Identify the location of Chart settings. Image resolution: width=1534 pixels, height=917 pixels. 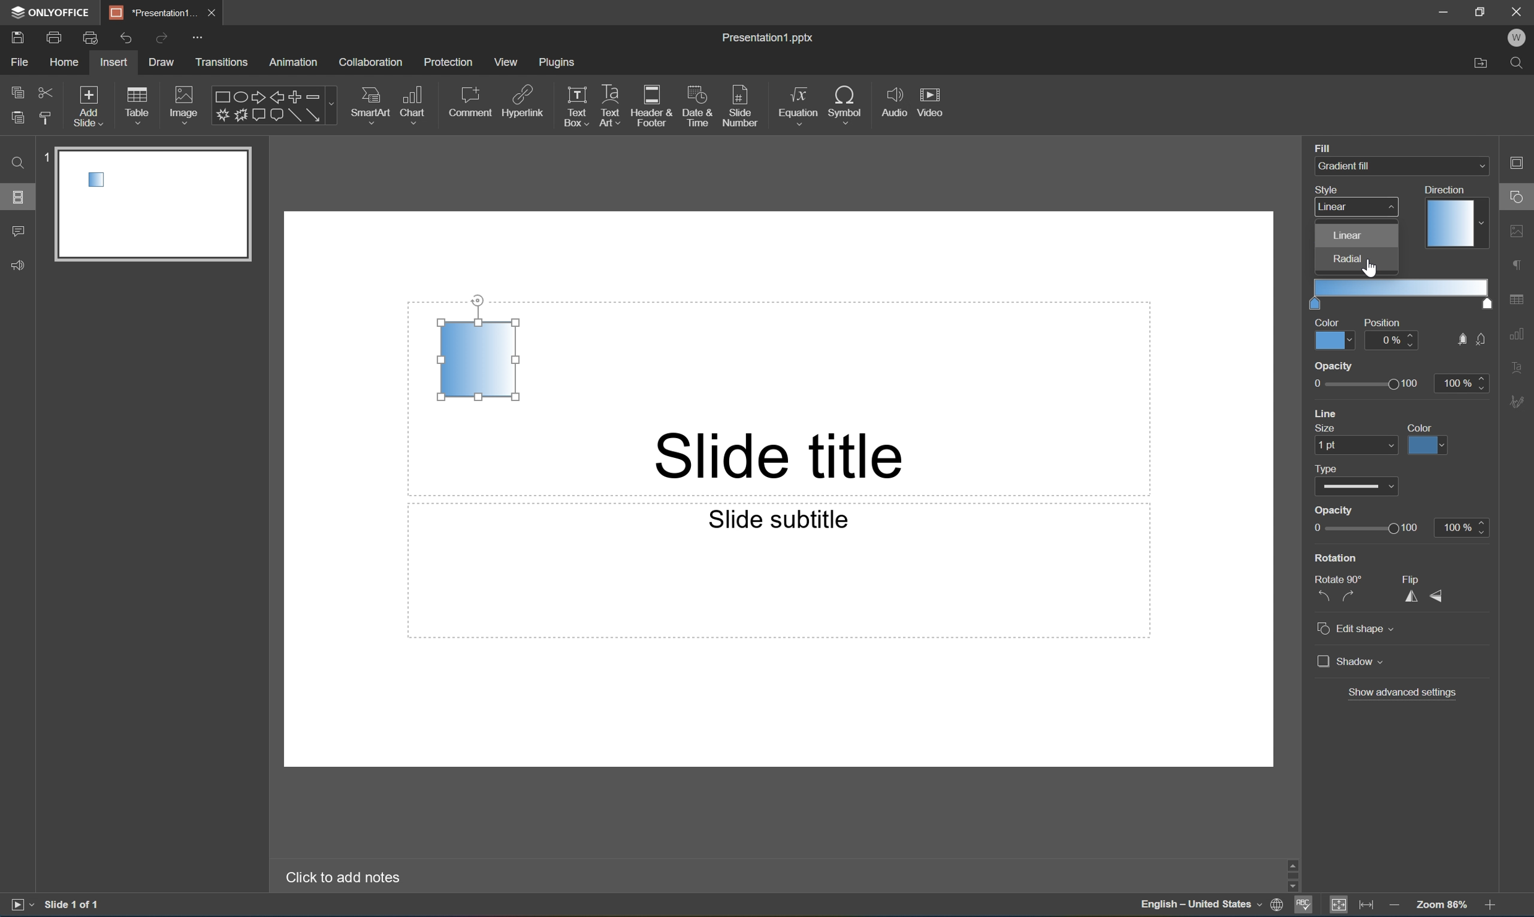
(1520, 334).